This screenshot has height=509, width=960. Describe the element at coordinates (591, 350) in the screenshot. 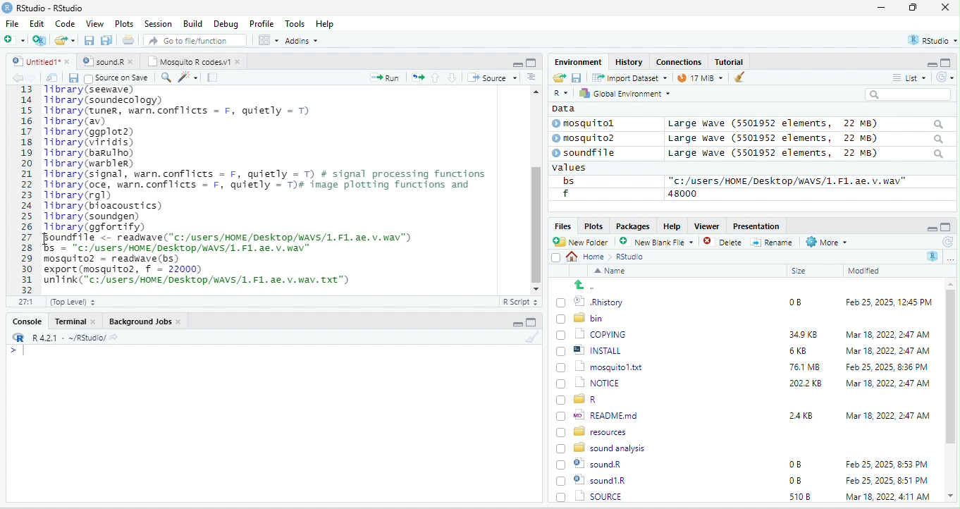

I see `| @] INSTALL` at that location.